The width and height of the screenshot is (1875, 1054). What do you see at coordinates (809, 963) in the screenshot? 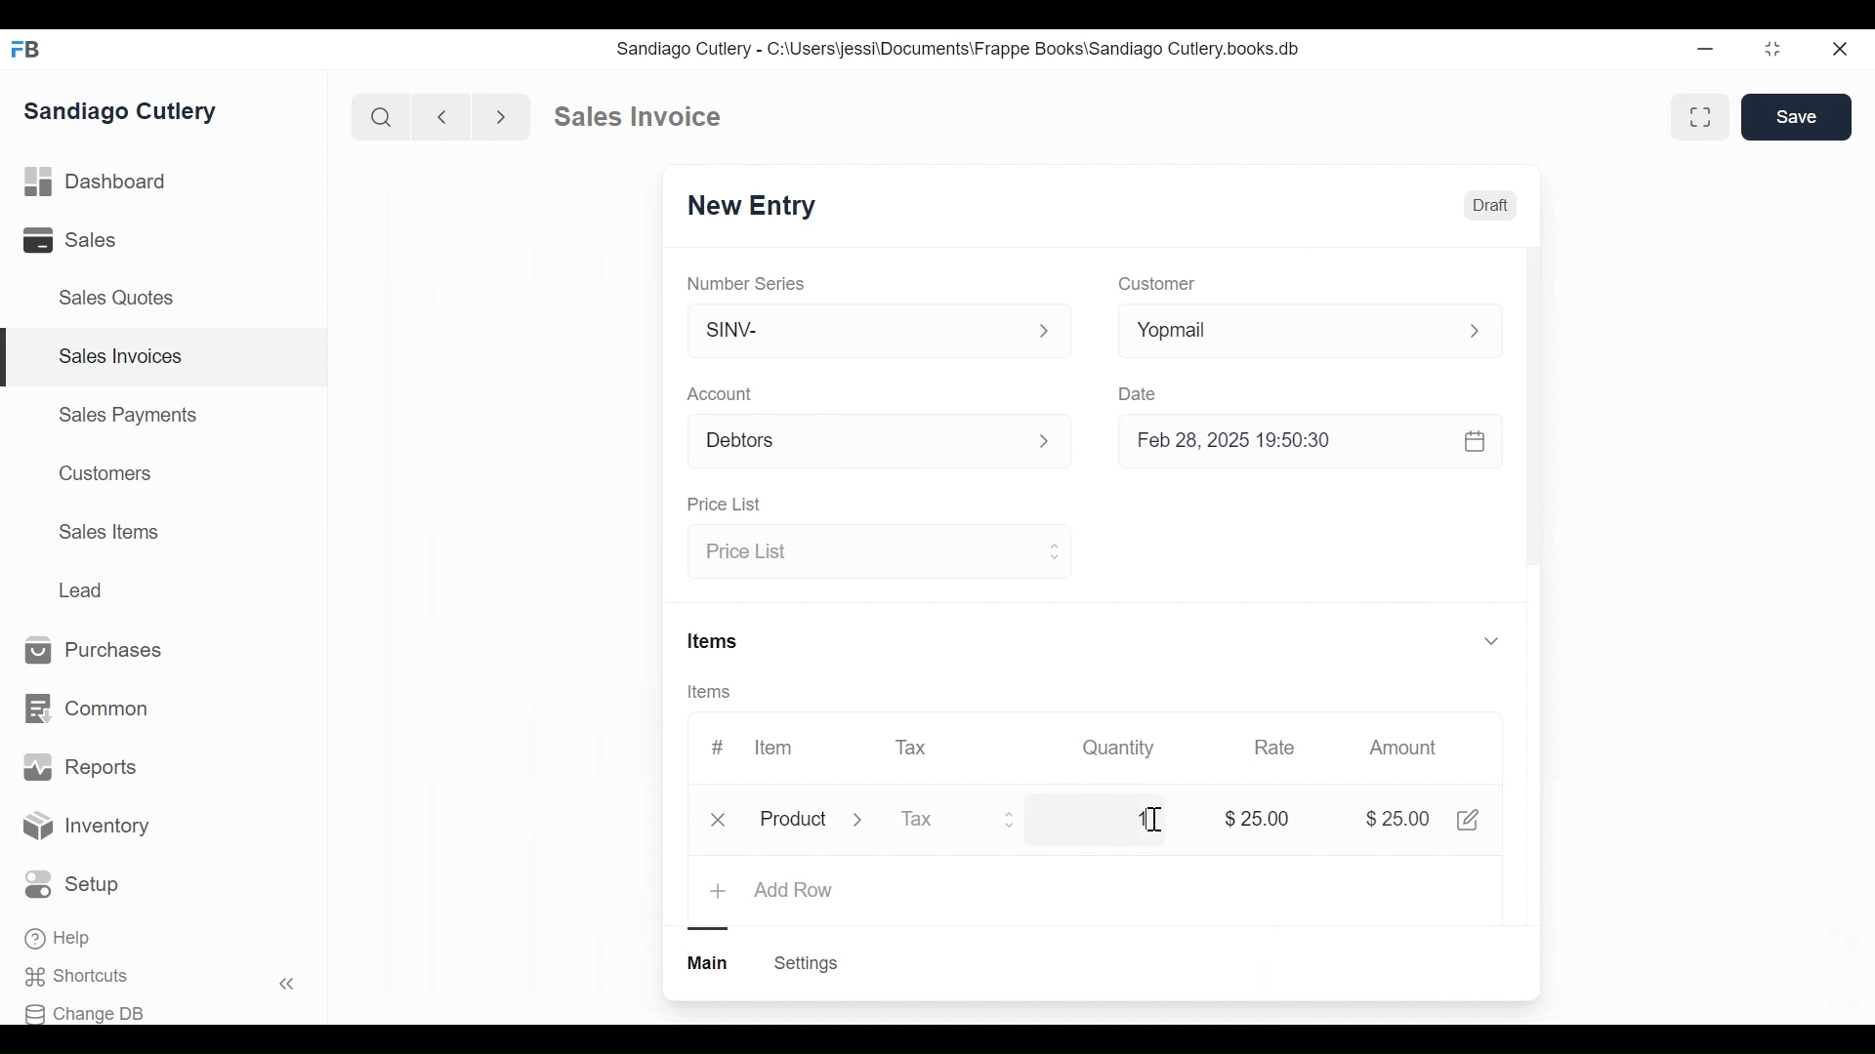
I see `Settings` at bounding box center [809, 963].